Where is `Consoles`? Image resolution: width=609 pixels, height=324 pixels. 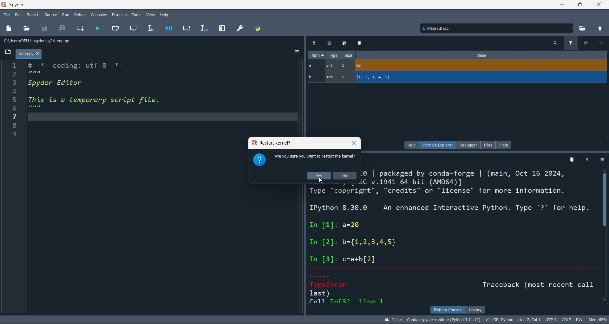 Consoles is located at coordinates (100, 15).